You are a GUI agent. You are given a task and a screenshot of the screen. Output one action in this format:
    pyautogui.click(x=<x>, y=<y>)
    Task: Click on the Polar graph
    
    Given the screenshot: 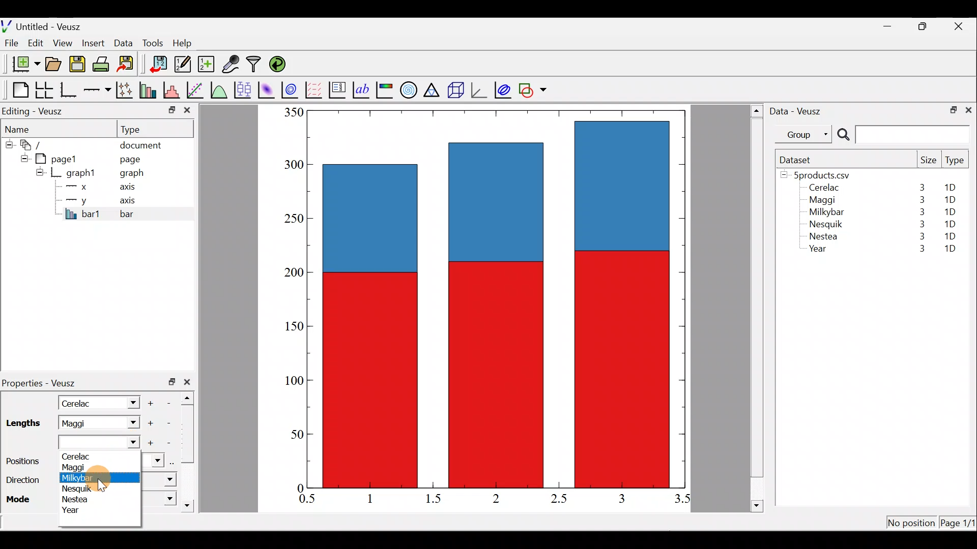 What is the action you would take?
    pyautogui.click(x=407, y=88)
    